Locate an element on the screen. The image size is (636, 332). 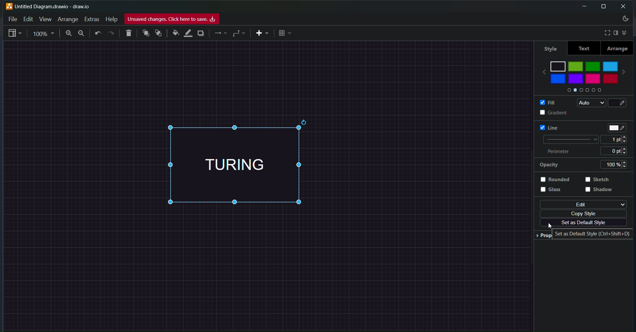
rounded is located at coordinates (557, 179).